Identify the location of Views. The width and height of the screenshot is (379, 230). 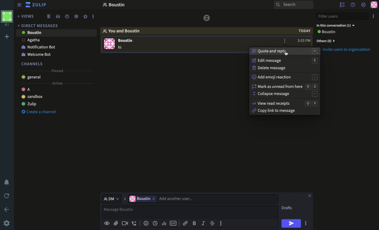
(27, 16).